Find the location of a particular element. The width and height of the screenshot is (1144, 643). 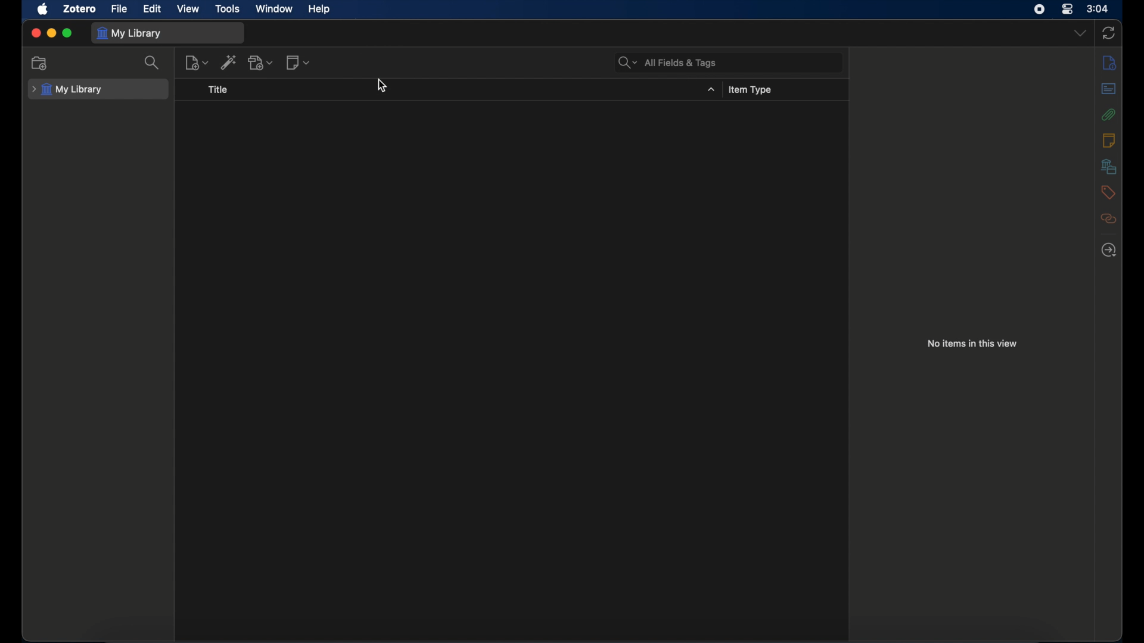

notes is located at coordinates (1109, 140).